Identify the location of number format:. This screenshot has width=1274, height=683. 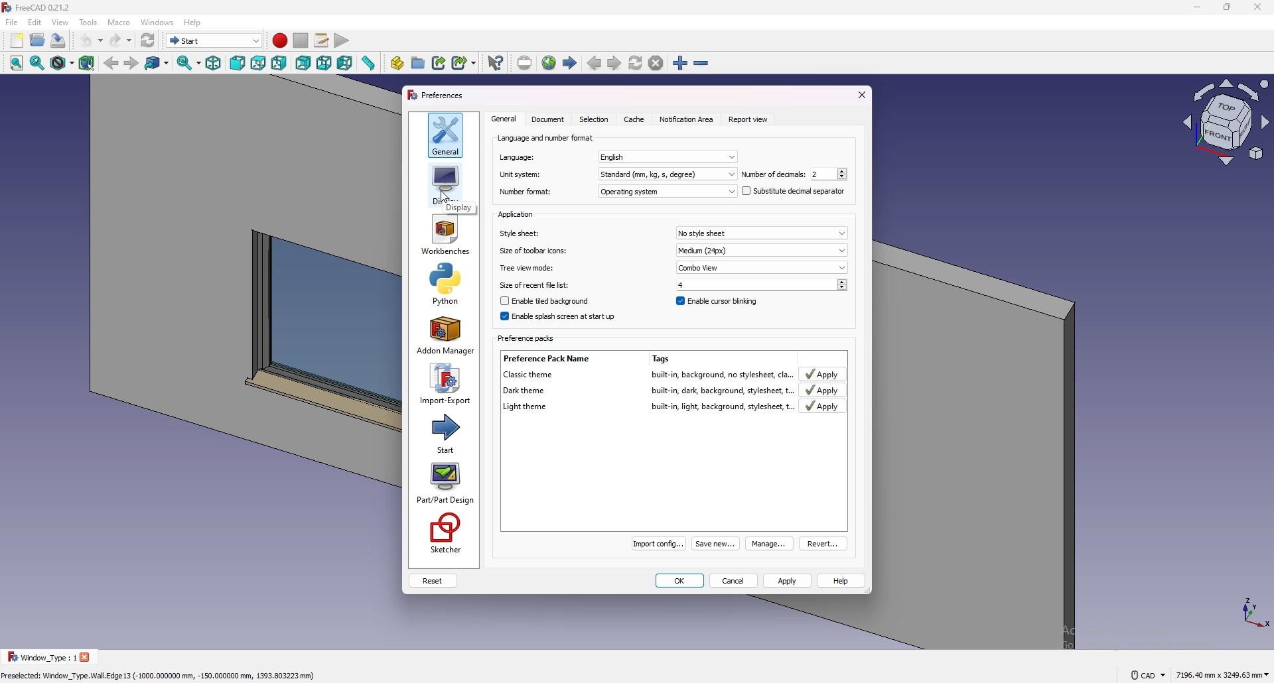
(526, 192).